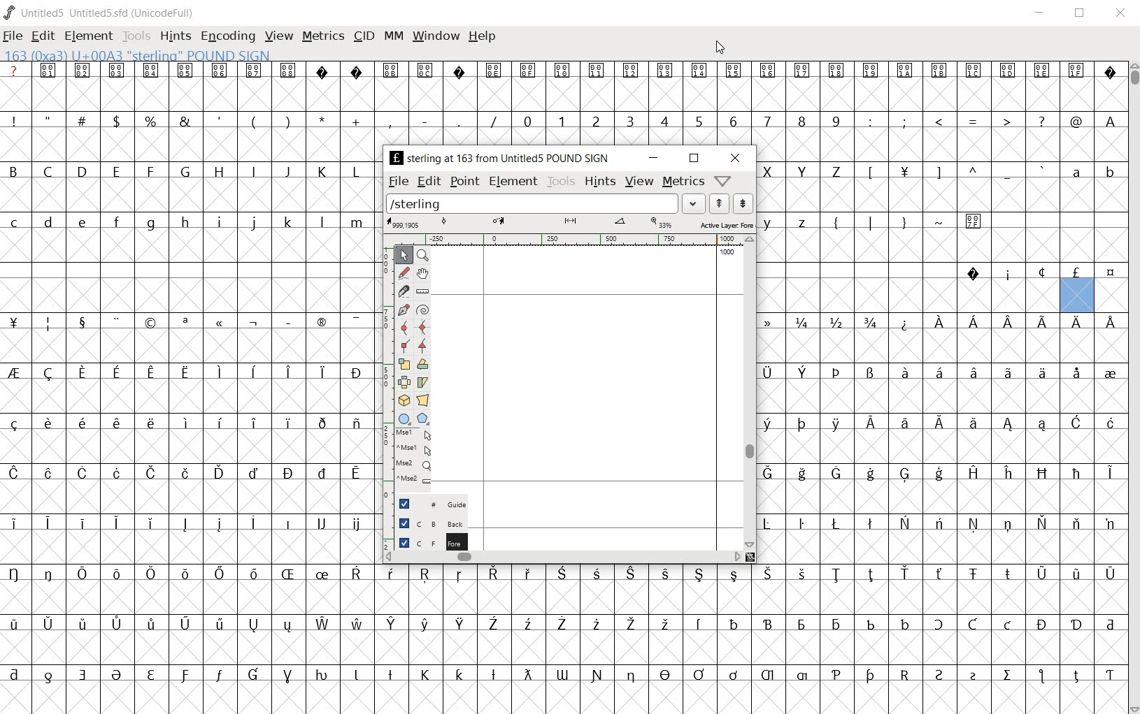 Image resolution: width=1140 pixels, height=714 pixels. What do you see at coordinates (1009, 320) in the screenshot?
I see `` at bounding box center [1009, 320].